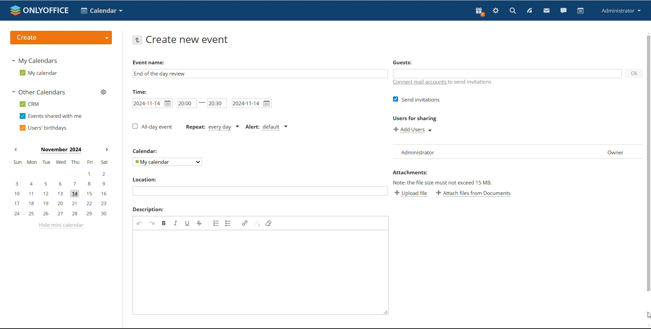 Image resolution: width=651 pixels, height=329 pixels. I want to click on connect mail accounts, so click(443, 83).